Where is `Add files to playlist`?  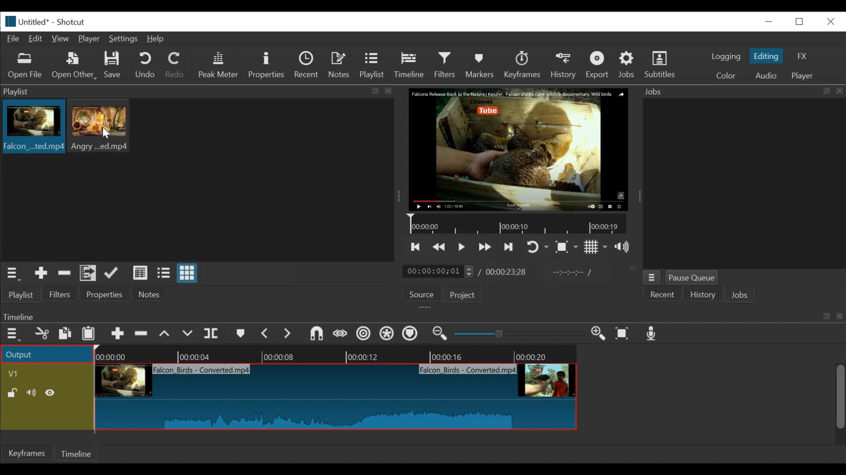 Add files to playlist is located at coordinates (88, 274).